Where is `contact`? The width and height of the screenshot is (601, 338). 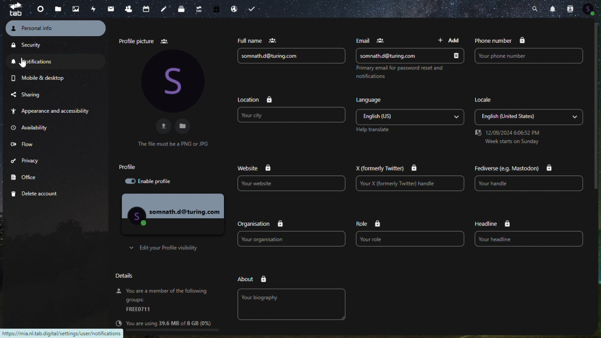
contact is located at coordinates (570, 9).